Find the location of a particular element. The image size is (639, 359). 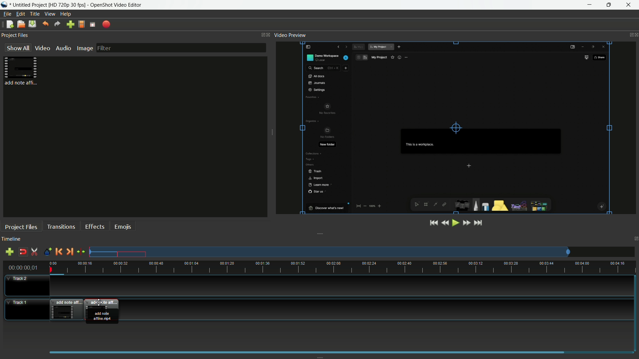

emojis is located at coordinates (122, 227).